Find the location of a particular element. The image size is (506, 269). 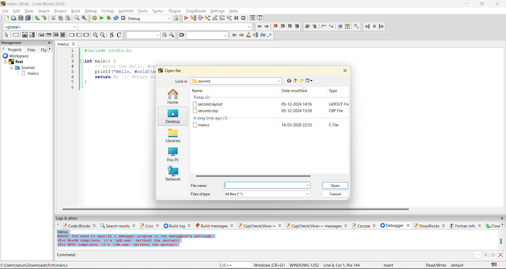

close is located at coordinates (345, 70).